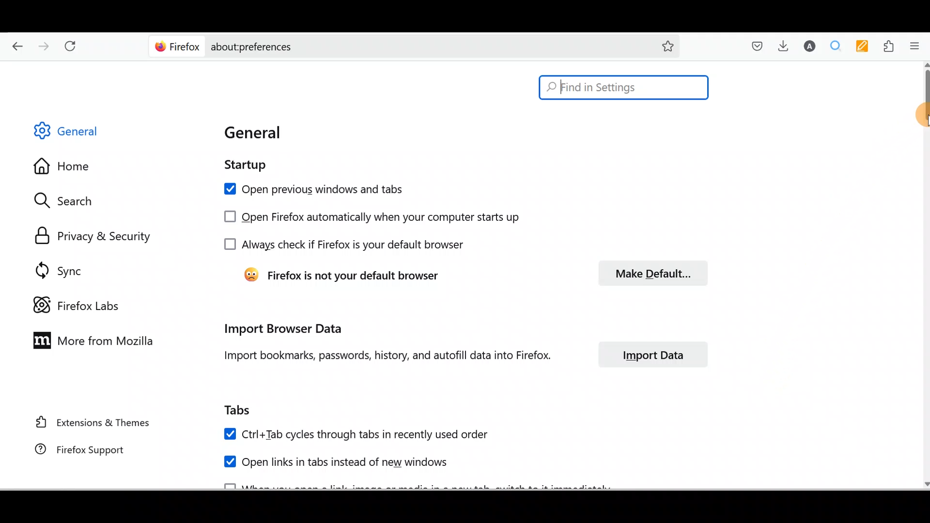 This screenshot has height=523, width=930. What do you see at coordinates (74, 44) in the screenshot?
I see `Reload current page` at bounding box center [74, 44].